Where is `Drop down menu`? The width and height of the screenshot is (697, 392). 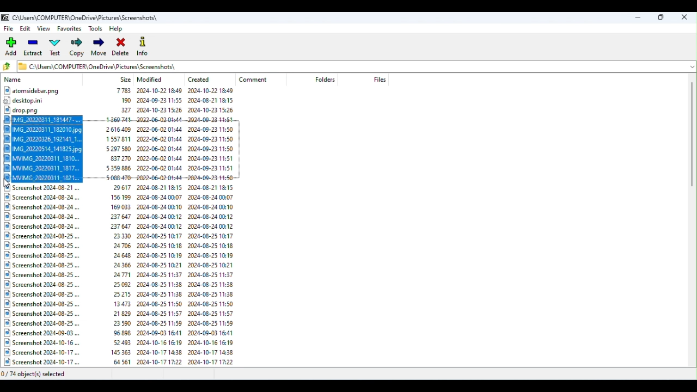
Drop down menu is located at coordinates (691, 66).